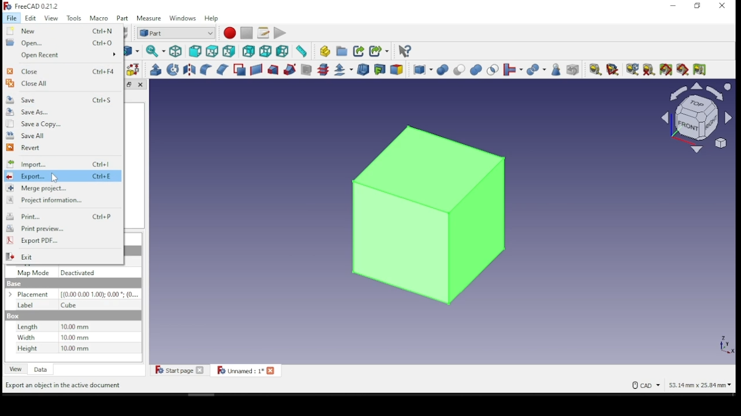 This screenshot has height=416, width=741. Describe the element at coordinates (360, 52) in the screenshot. I see `make link` at that location.